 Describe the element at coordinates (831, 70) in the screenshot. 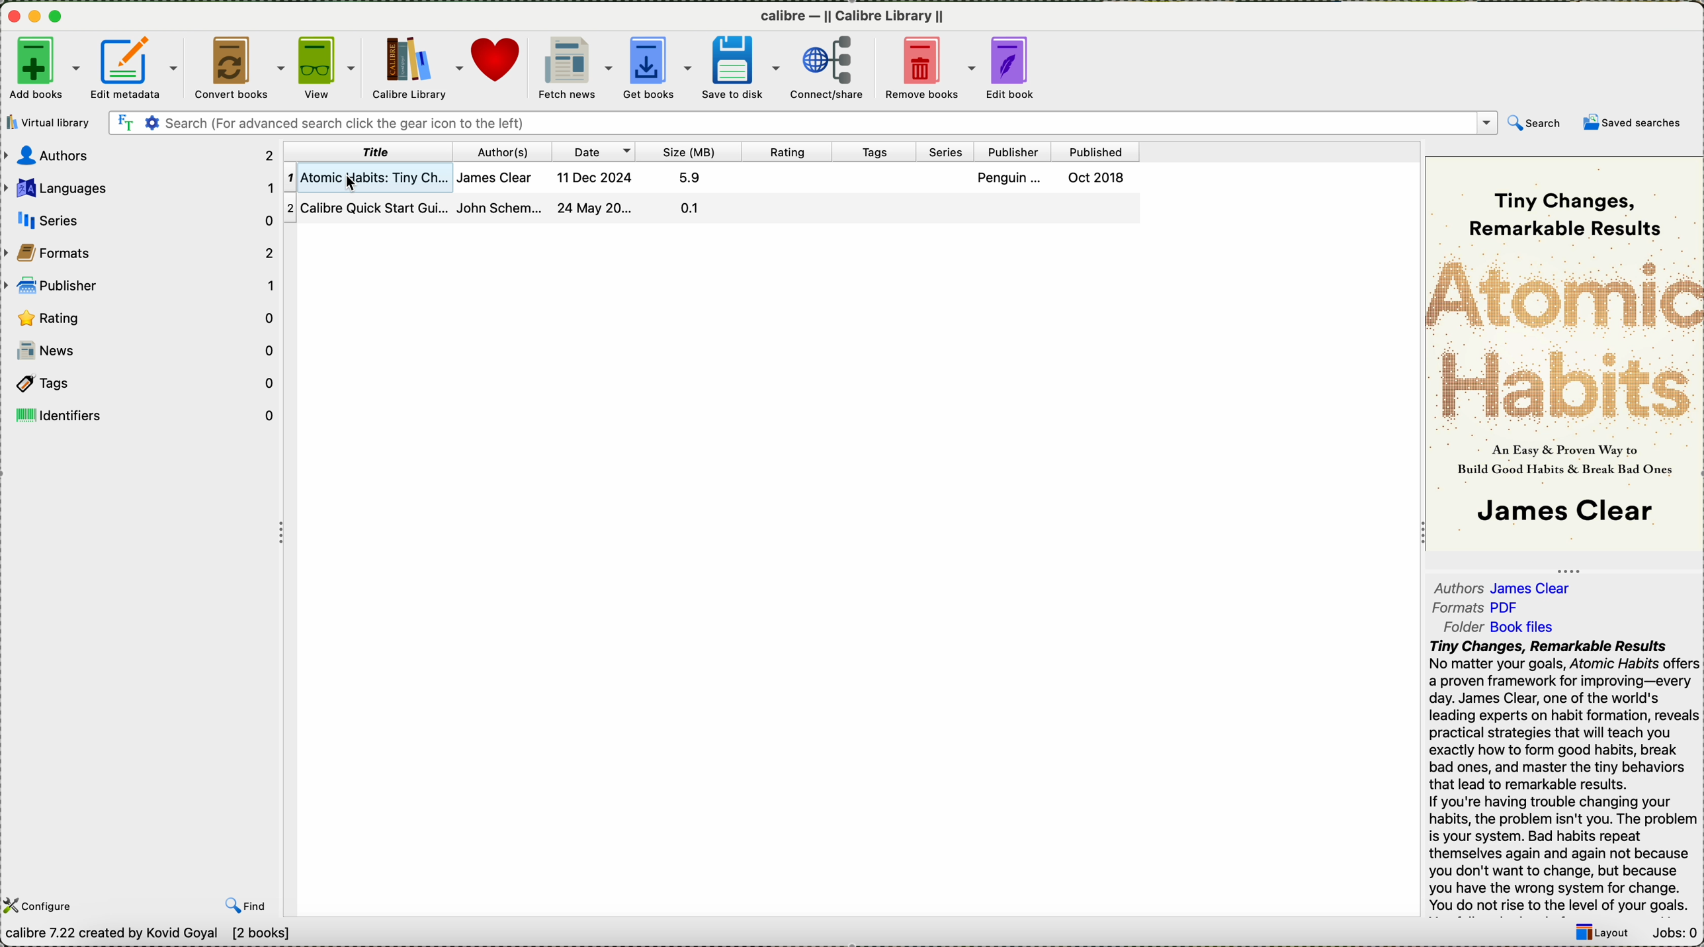

I see `connect/share` at that location.